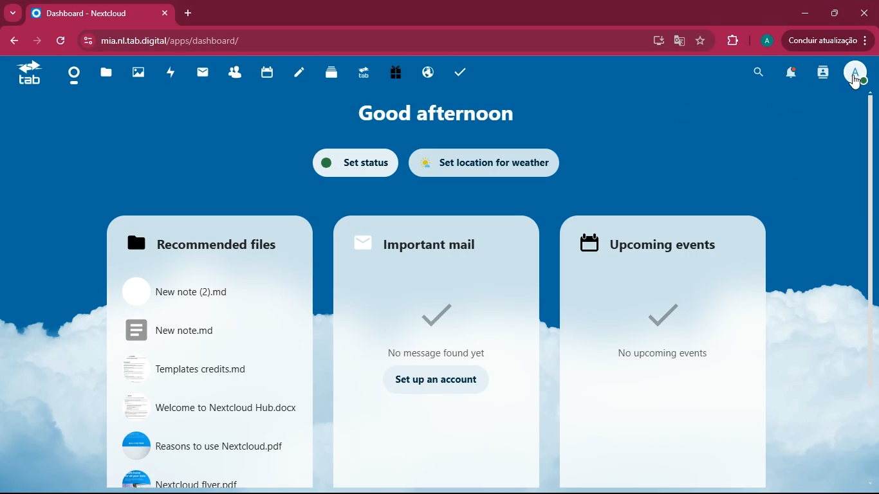  What do you see at coordinates (804, 12) in the screenshot?
I see `minimize` at bounding box center [804, 12].